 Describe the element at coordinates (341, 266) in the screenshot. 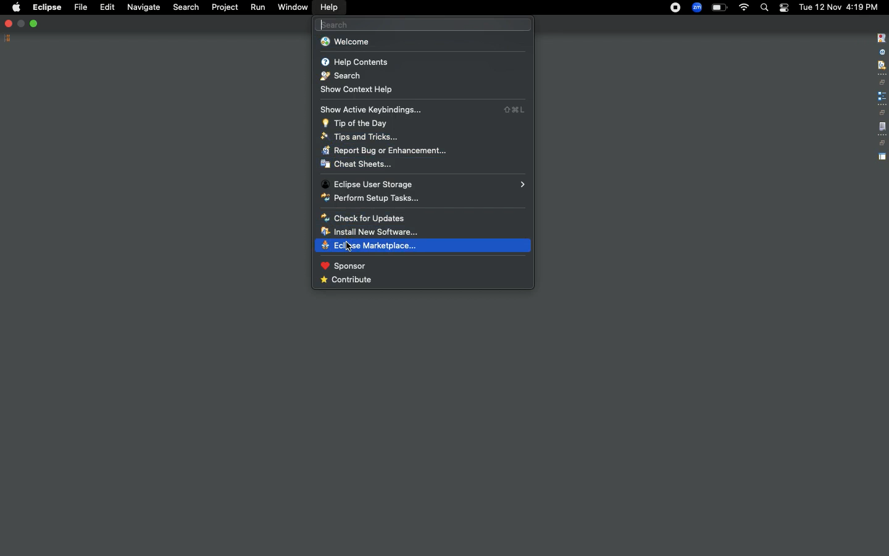

I see `Sponsor` at that location.